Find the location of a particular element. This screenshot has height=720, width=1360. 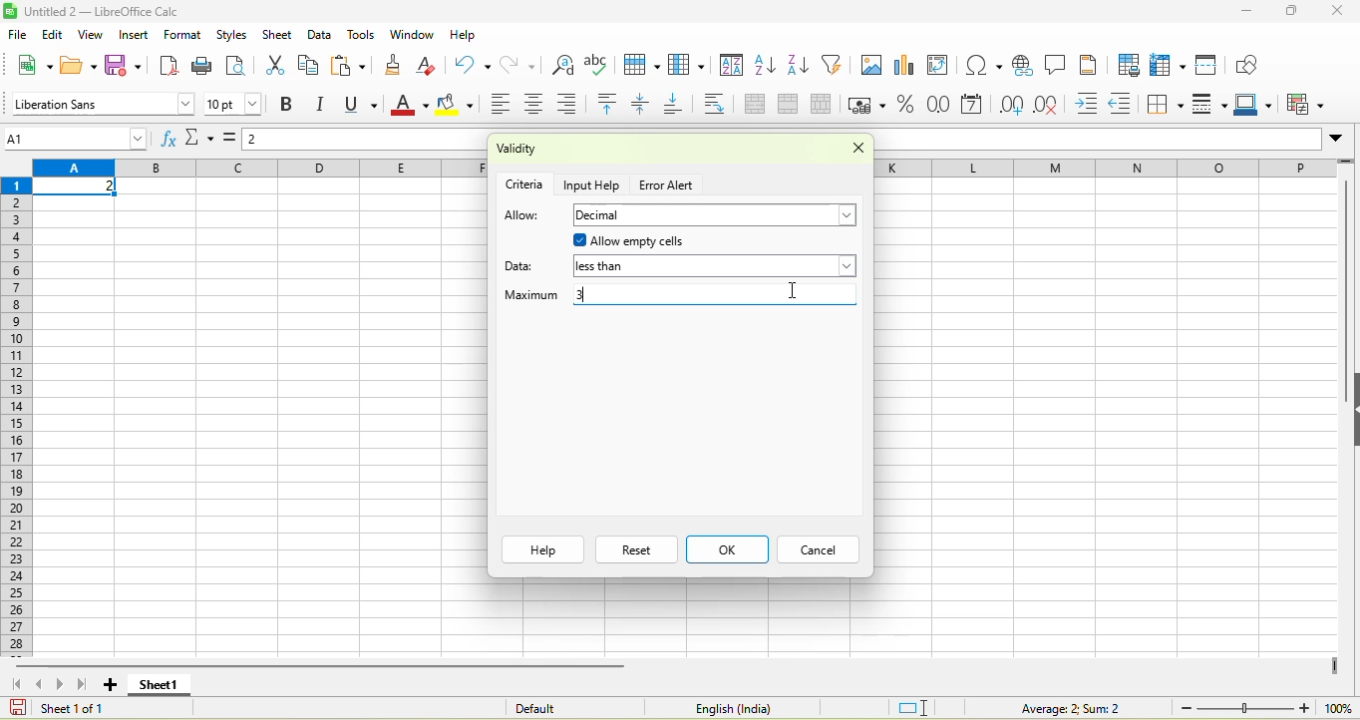

align left is located at coordinates (499, 106).